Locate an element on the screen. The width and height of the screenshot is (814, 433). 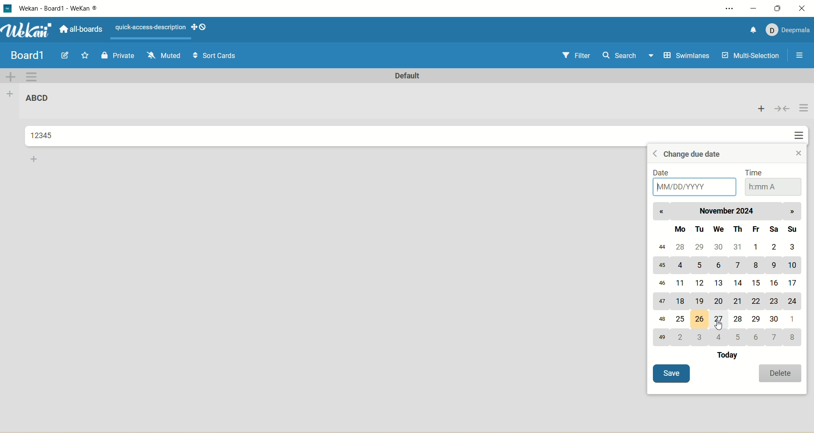
settings and more is located at coordinates (725, 8).